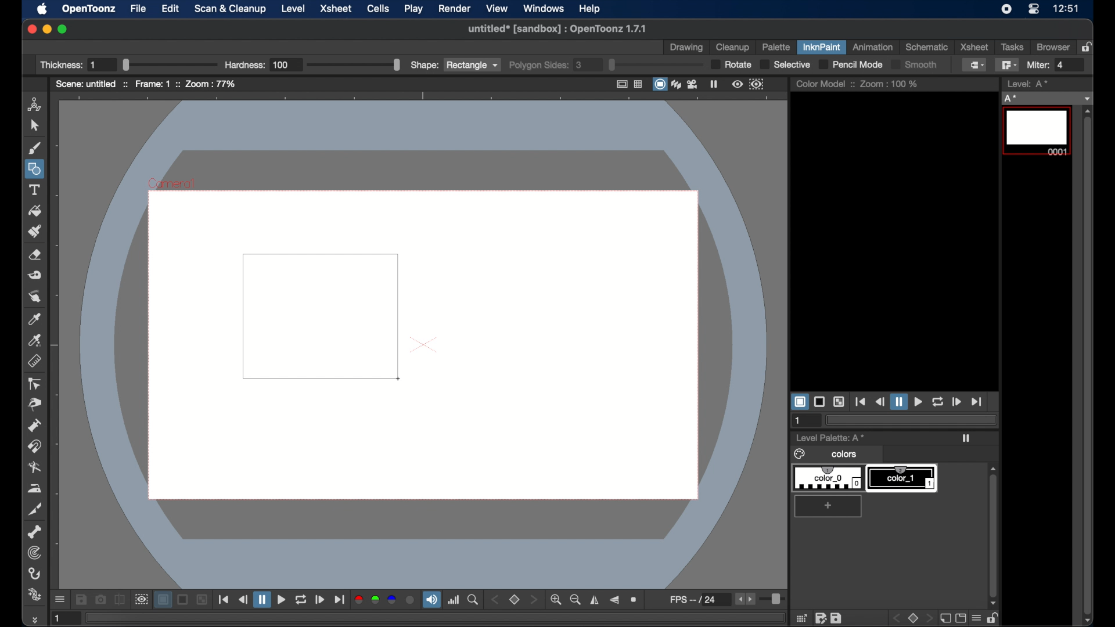 The height and width of the screenshot is (627, 1115). What do you see at coordinates (1088, 365) in the screenshot?
I see `scroll box` at bounding box center [1088, 365].